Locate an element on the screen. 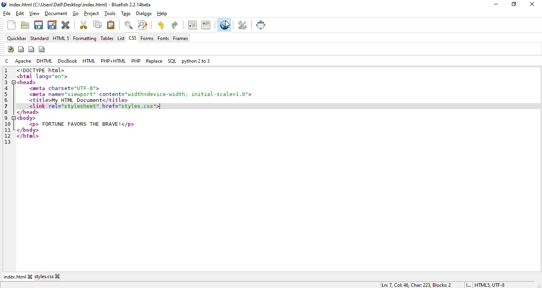 The width and height of the screenshot is (542, 288). close current file is located at coordinates (66, 25).